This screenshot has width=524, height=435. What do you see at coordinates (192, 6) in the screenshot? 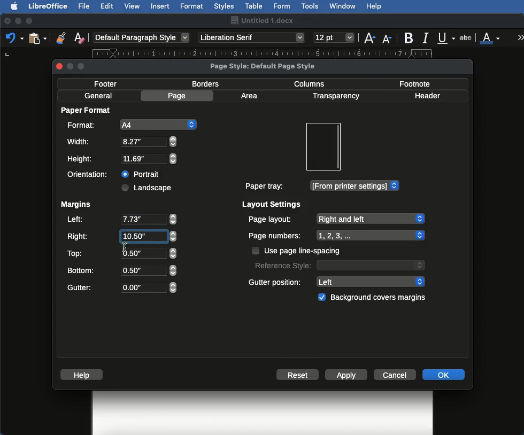
I see `Format` at bounding box center [192, 6].